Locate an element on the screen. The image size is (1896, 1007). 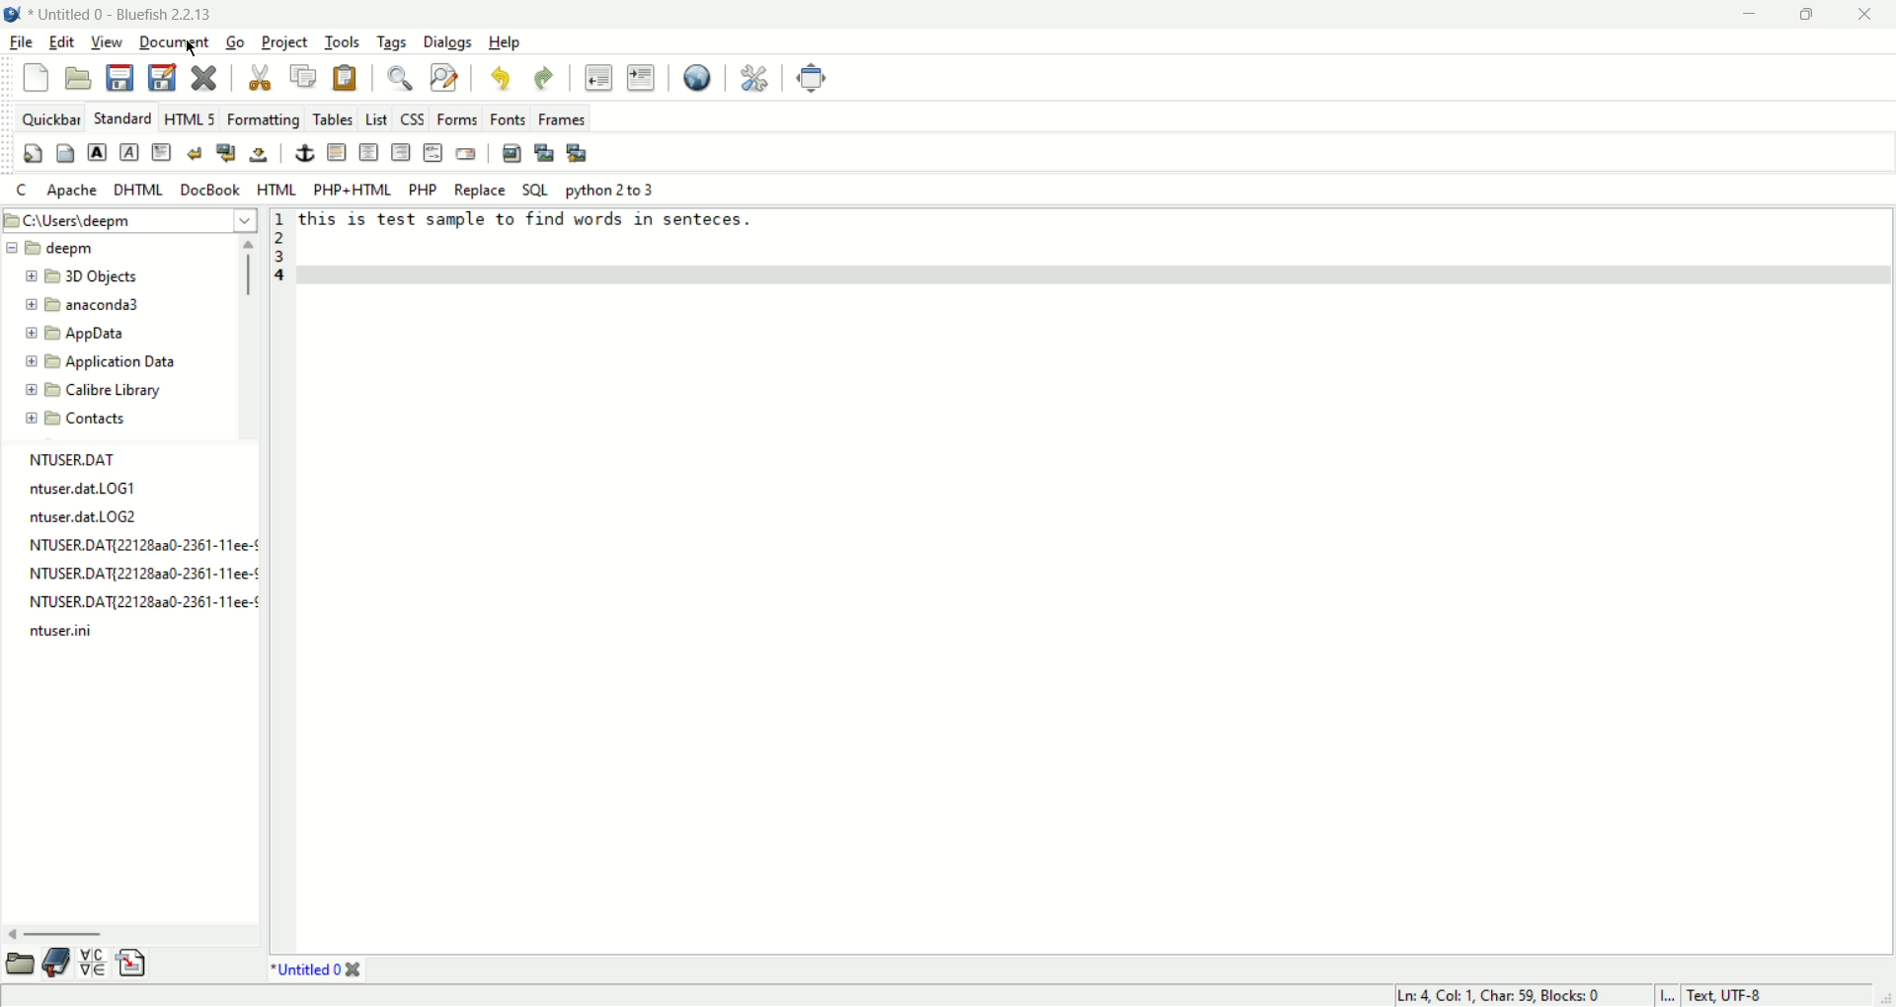
Text, UTF-8 is located at coordinates (1727, 995).